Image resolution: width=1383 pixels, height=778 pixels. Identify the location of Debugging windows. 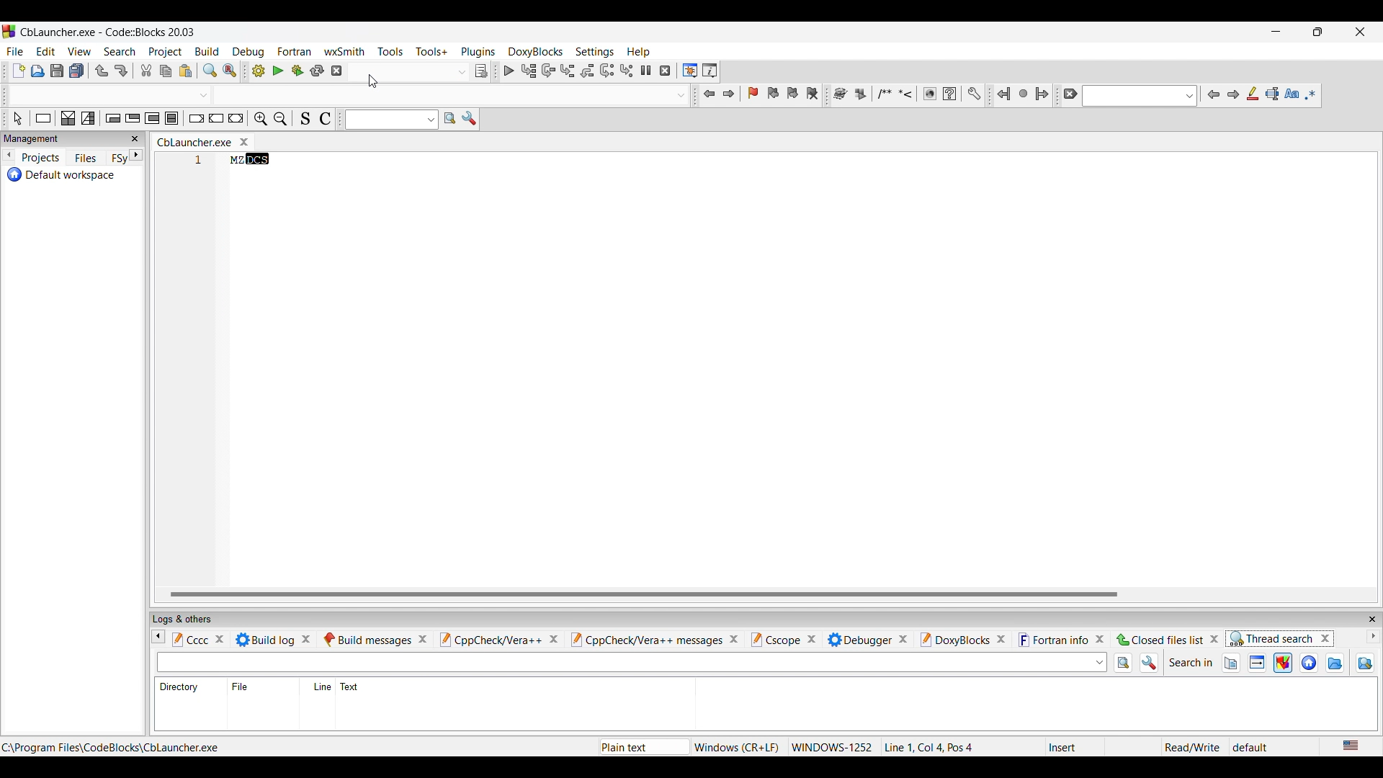
(690, 71).